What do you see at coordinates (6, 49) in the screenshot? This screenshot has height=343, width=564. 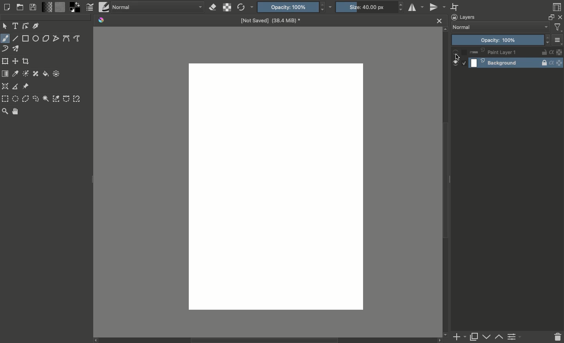 I see `Dynamic brush` at bounding box center [6, 49].